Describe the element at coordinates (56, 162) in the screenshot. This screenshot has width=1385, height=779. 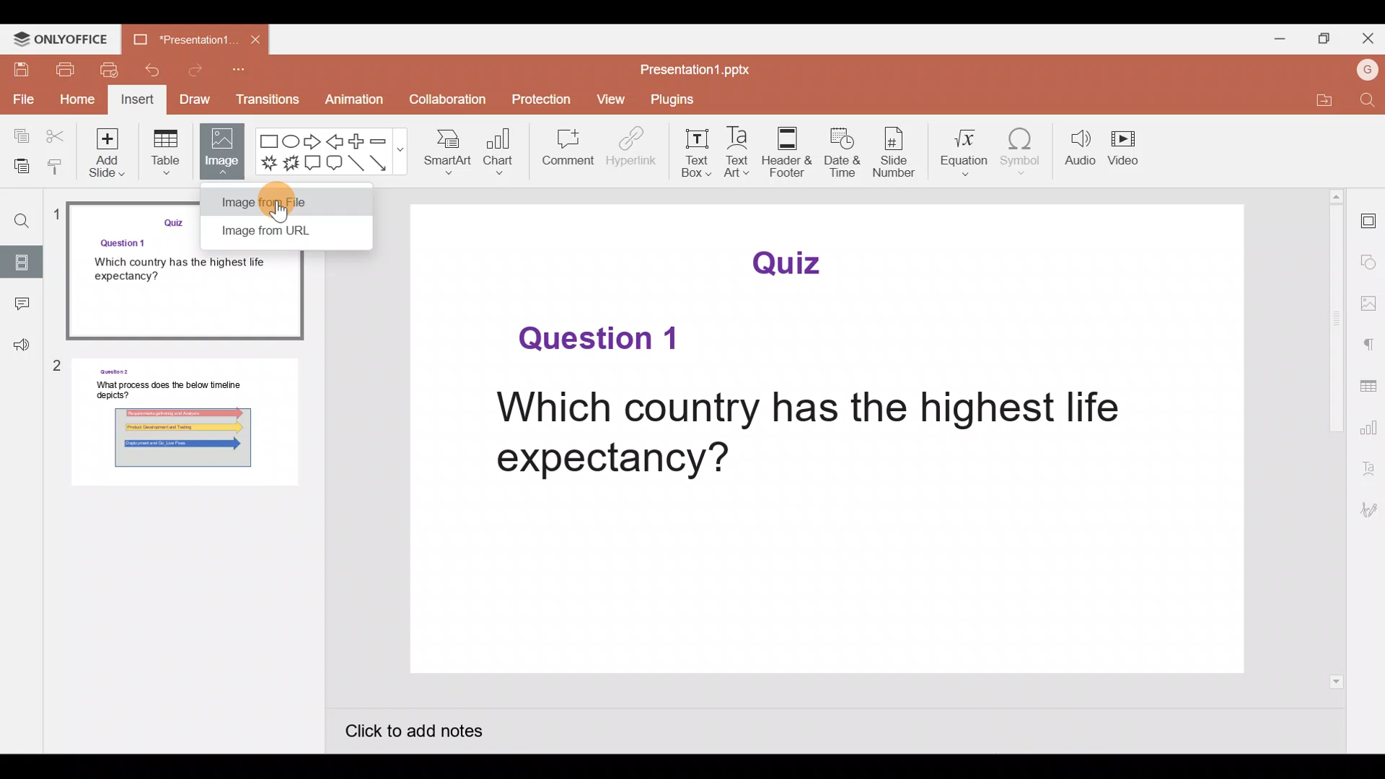
I see `Copy style` at that location.